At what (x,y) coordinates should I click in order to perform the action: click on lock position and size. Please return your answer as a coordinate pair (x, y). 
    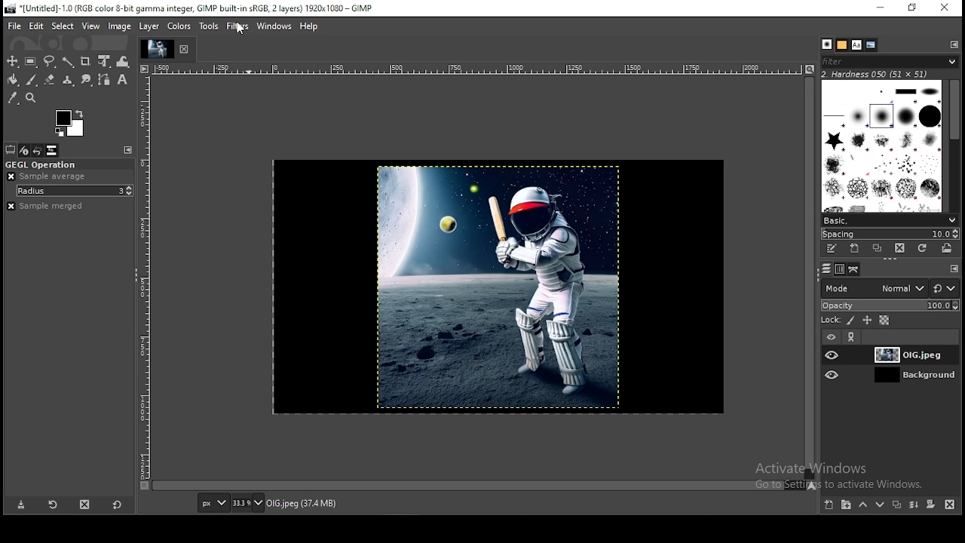
    Looking at the image, I should click on (867, 321).